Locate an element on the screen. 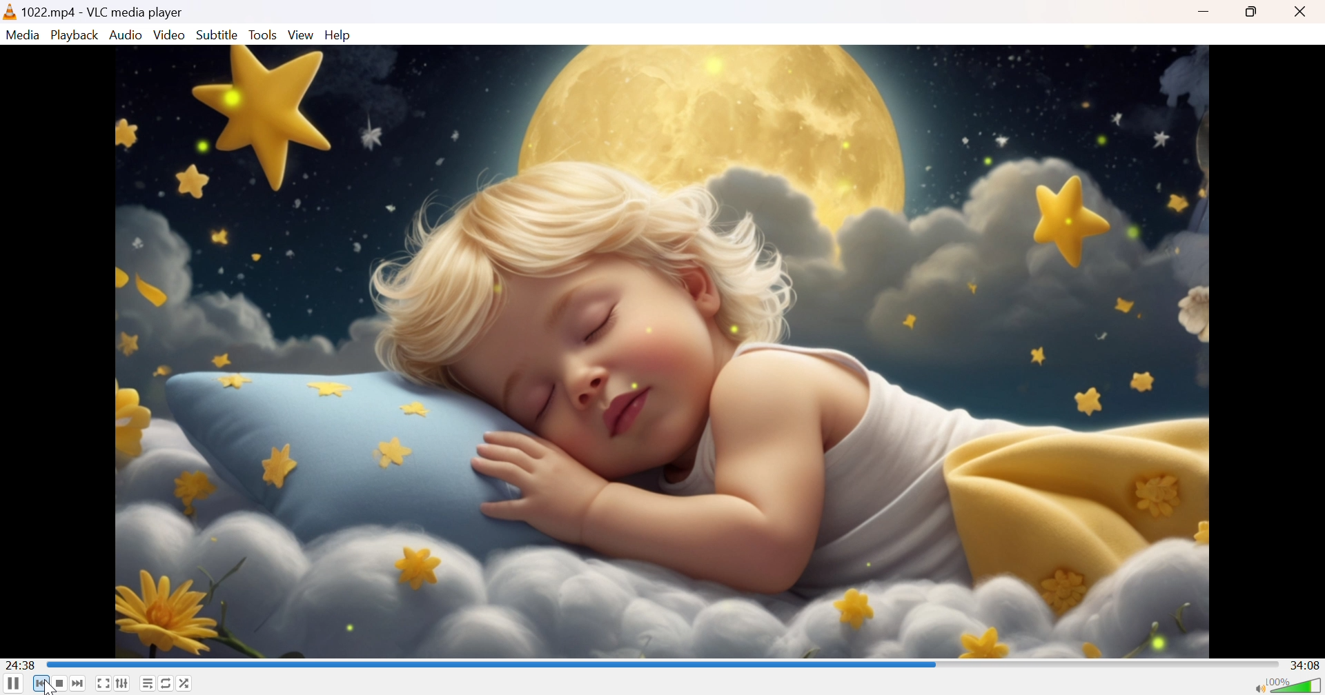  Volume is located at coordinates (1296, 684).